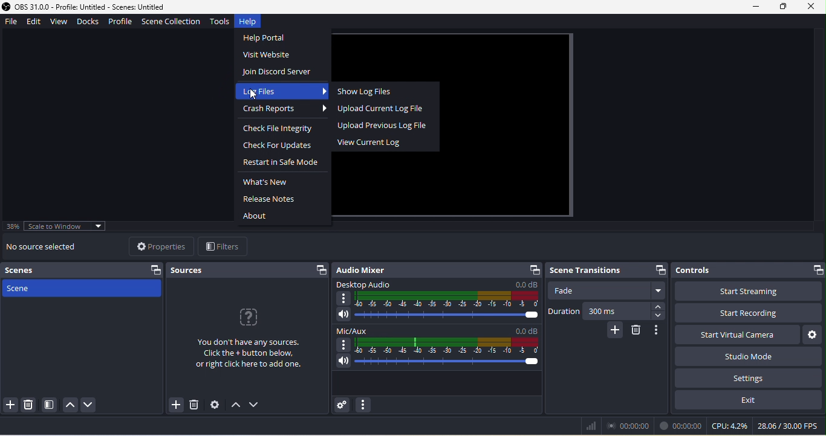  I want to click on Application logo and version details- OBS 31.0.0 - Profile: Untitled - Scenes: Untitled, so click(89, 7).